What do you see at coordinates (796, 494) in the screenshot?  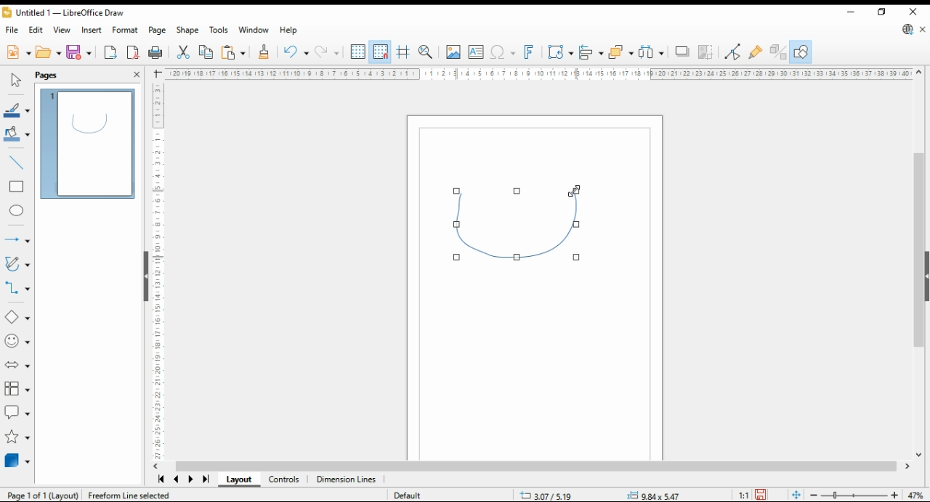 I see `fit page to window` at bounding box center [796, 494].